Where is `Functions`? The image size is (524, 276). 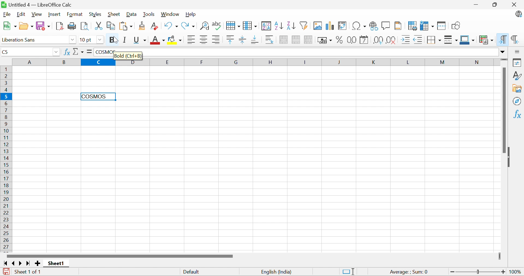 Functions is located at coordinates (518, 113).